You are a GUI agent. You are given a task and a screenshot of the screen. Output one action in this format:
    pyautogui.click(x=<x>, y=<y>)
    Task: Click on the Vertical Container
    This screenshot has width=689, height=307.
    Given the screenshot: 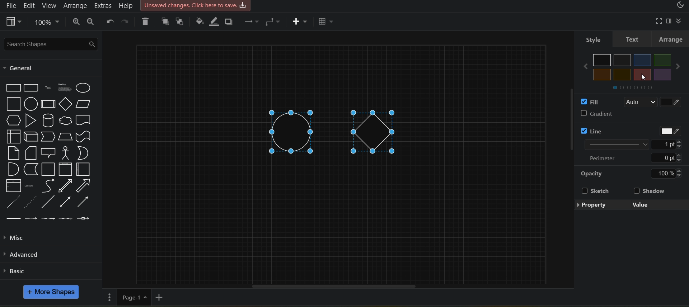 What is the action you would take?
    pyautogui.click(x=66, y=169)
    